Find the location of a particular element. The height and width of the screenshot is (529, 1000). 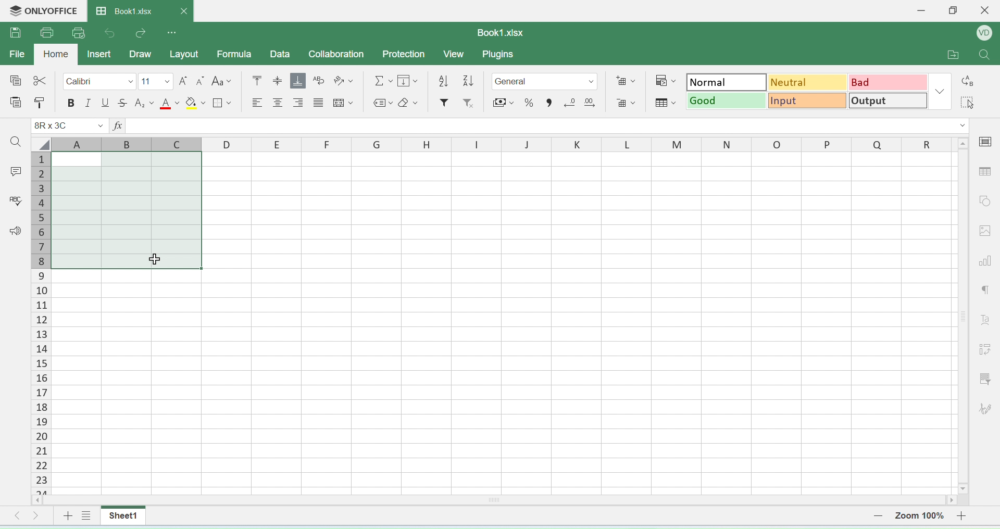

 is located at coordinates (202, 80).